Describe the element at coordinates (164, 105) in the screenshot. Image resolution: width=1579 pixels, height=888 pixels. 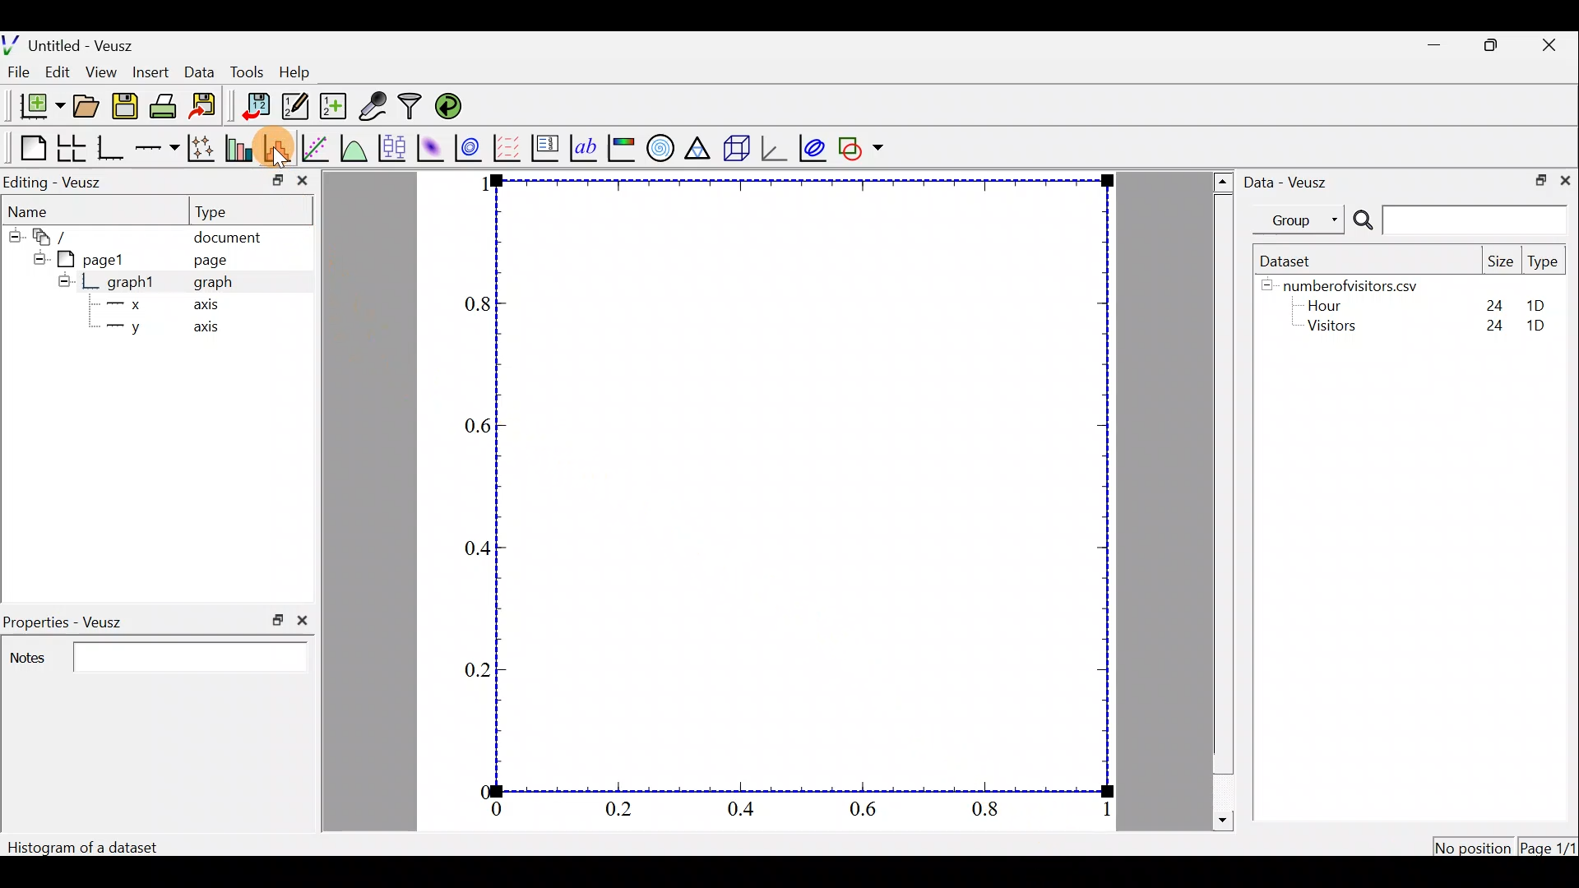
I see `print the document` at that location.